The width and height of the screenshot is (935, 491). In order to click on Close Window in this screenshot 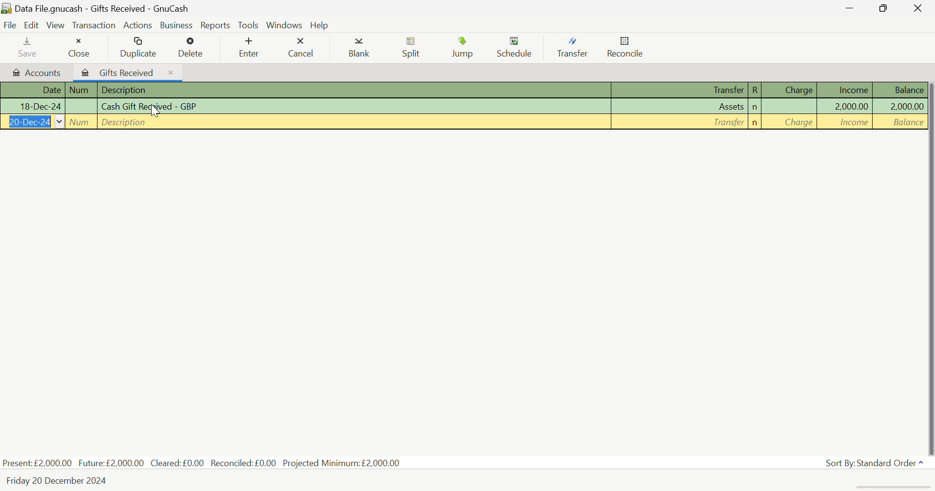, I will do `click(920, 7)`.